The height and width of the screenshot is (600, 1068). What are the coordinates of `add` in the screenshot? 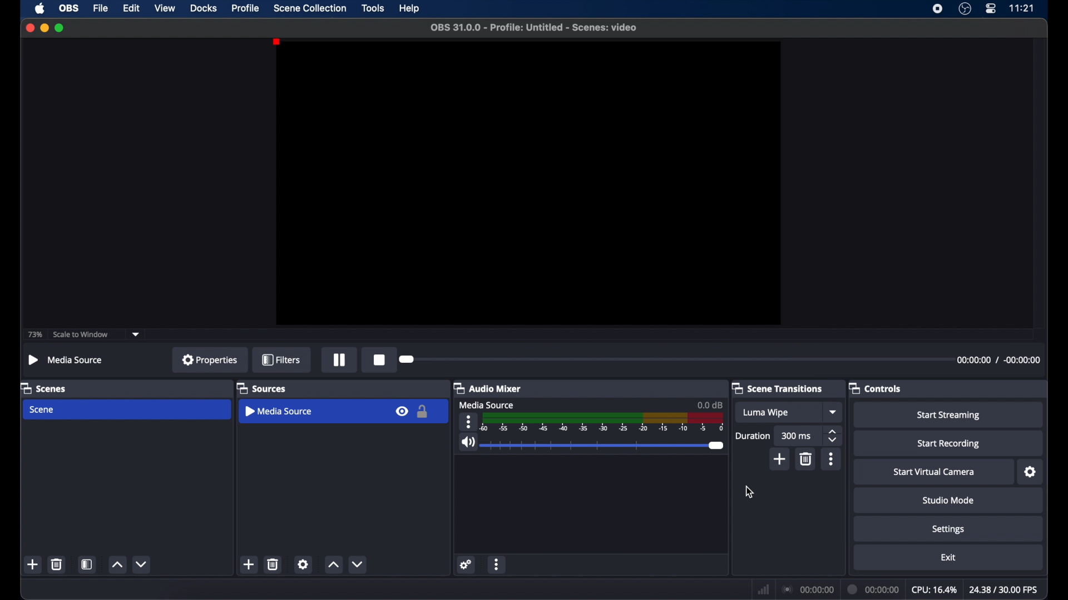 It's located at (780, 459).